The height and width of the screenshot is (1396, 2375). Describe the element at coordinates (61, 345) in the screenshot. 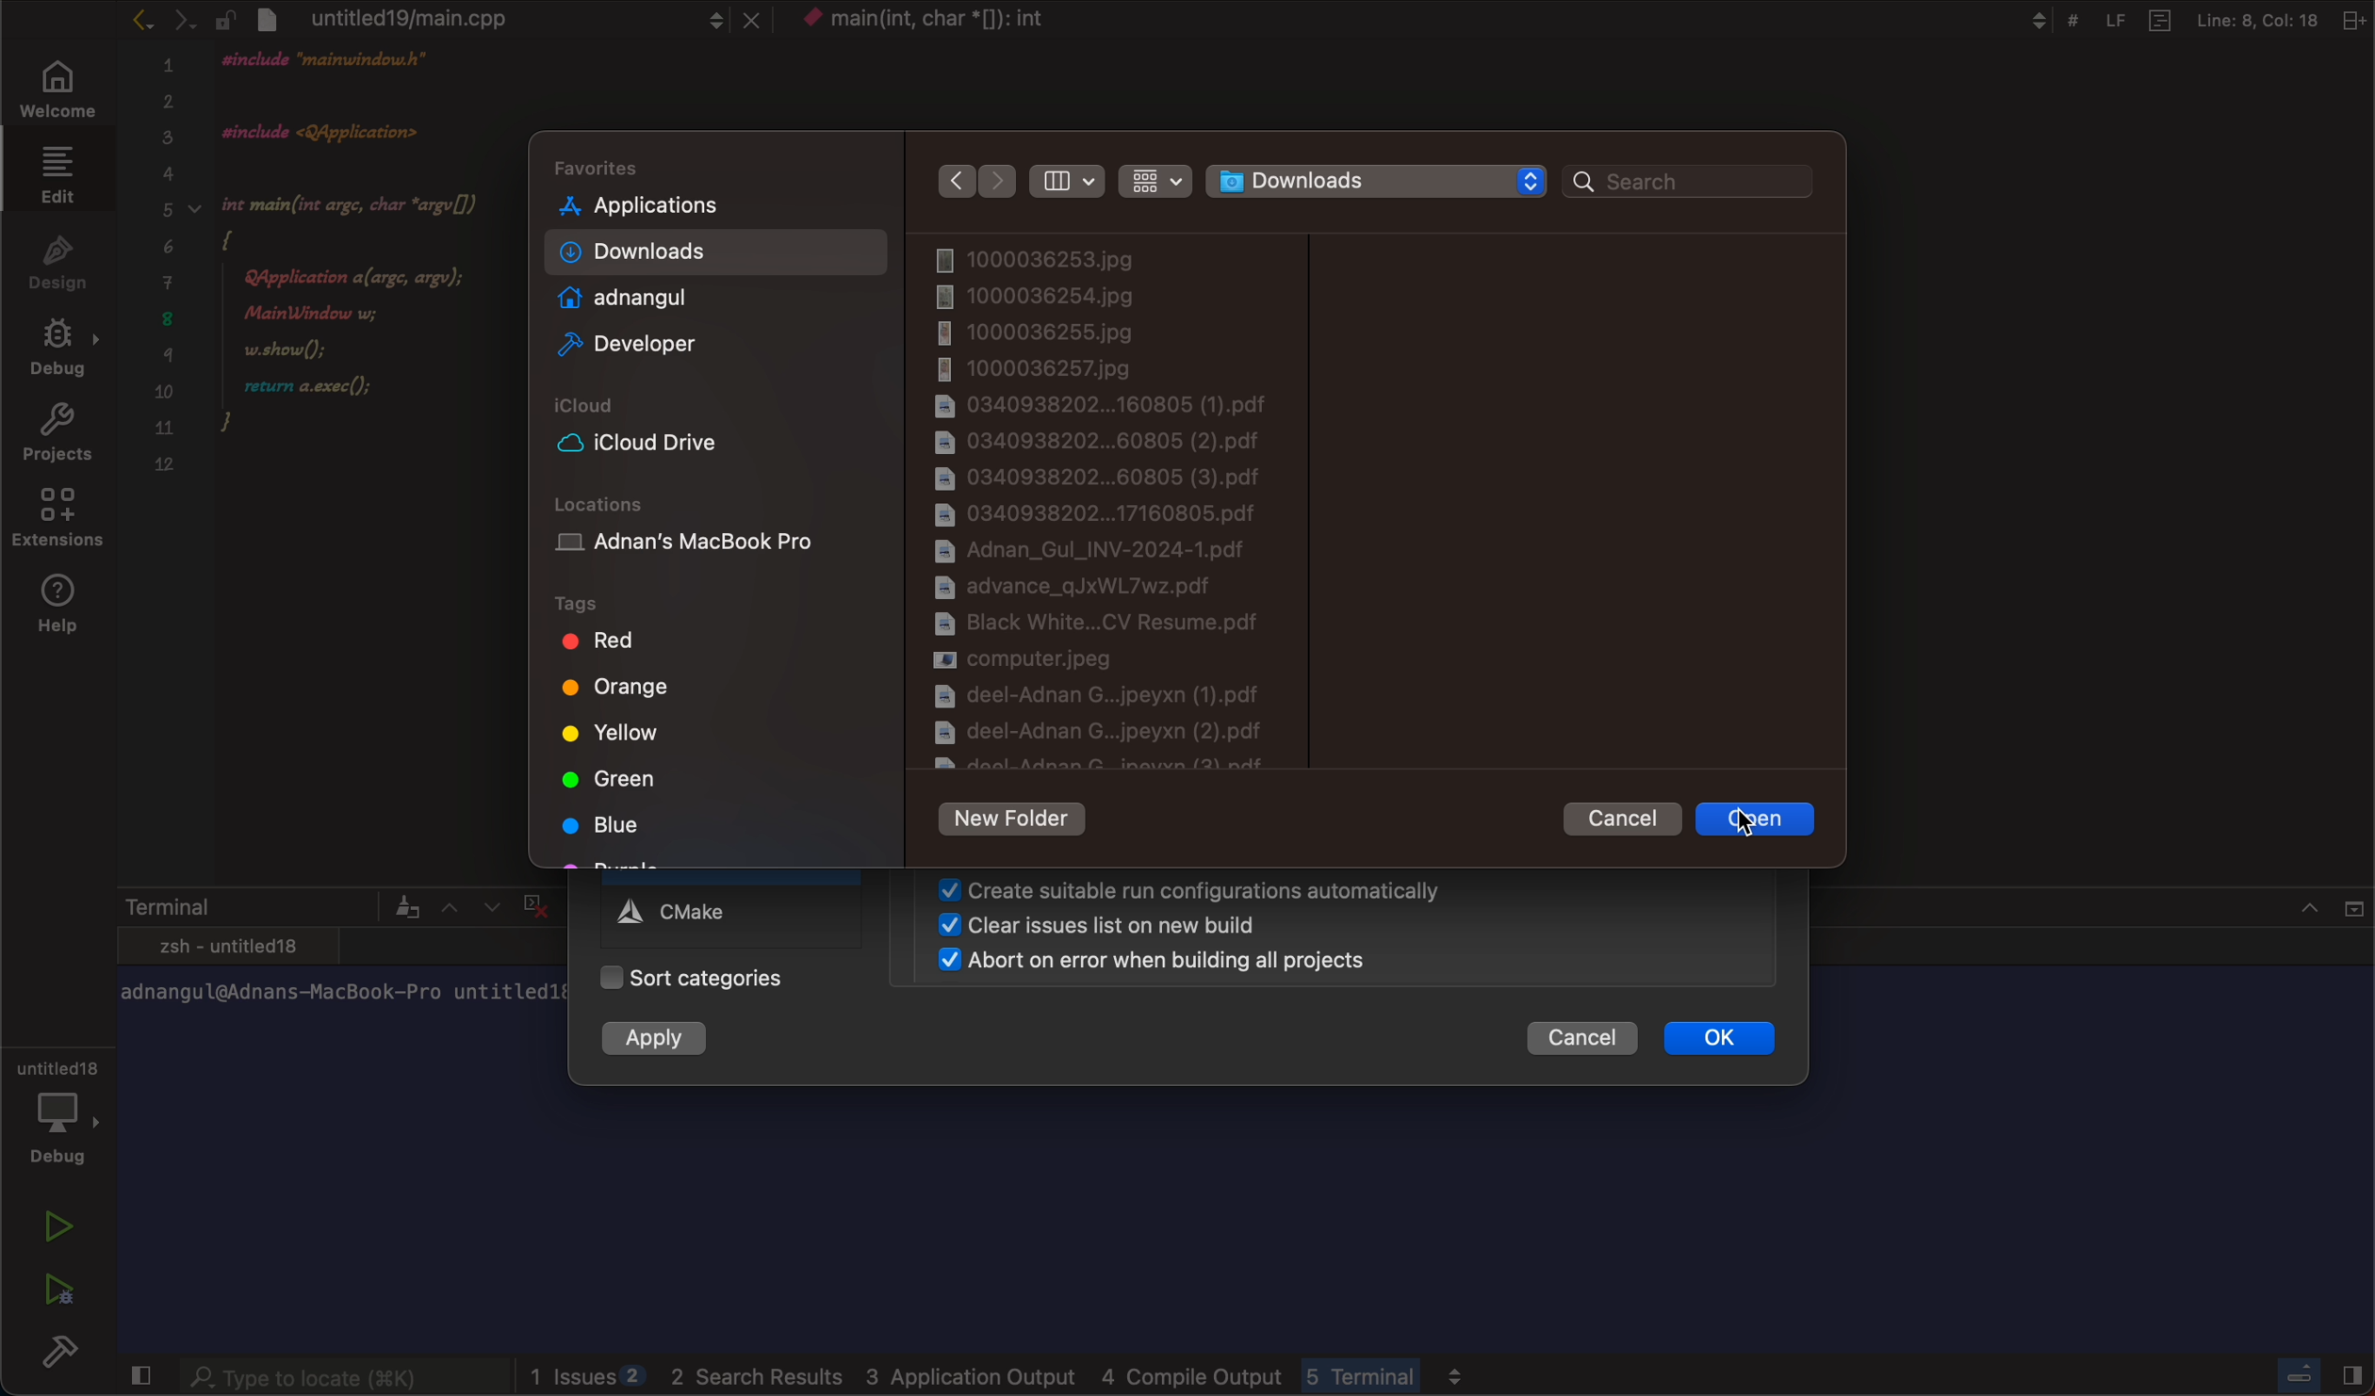

I see `debug` at that location.